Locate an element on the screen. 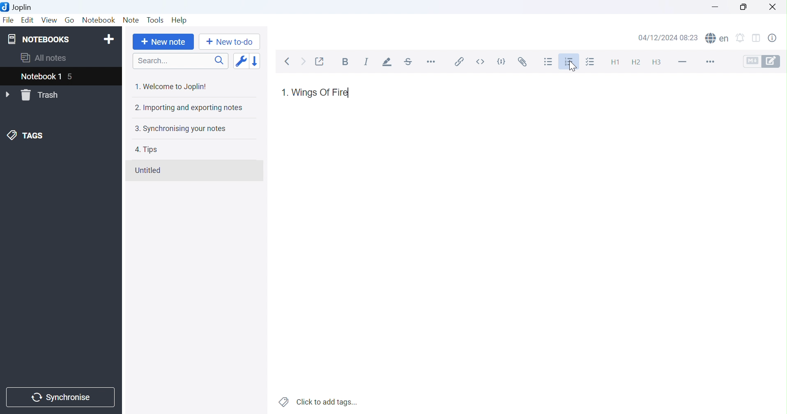 This screenshot has height=414, width=787. Spell checker is located at coordinates (718, 37).